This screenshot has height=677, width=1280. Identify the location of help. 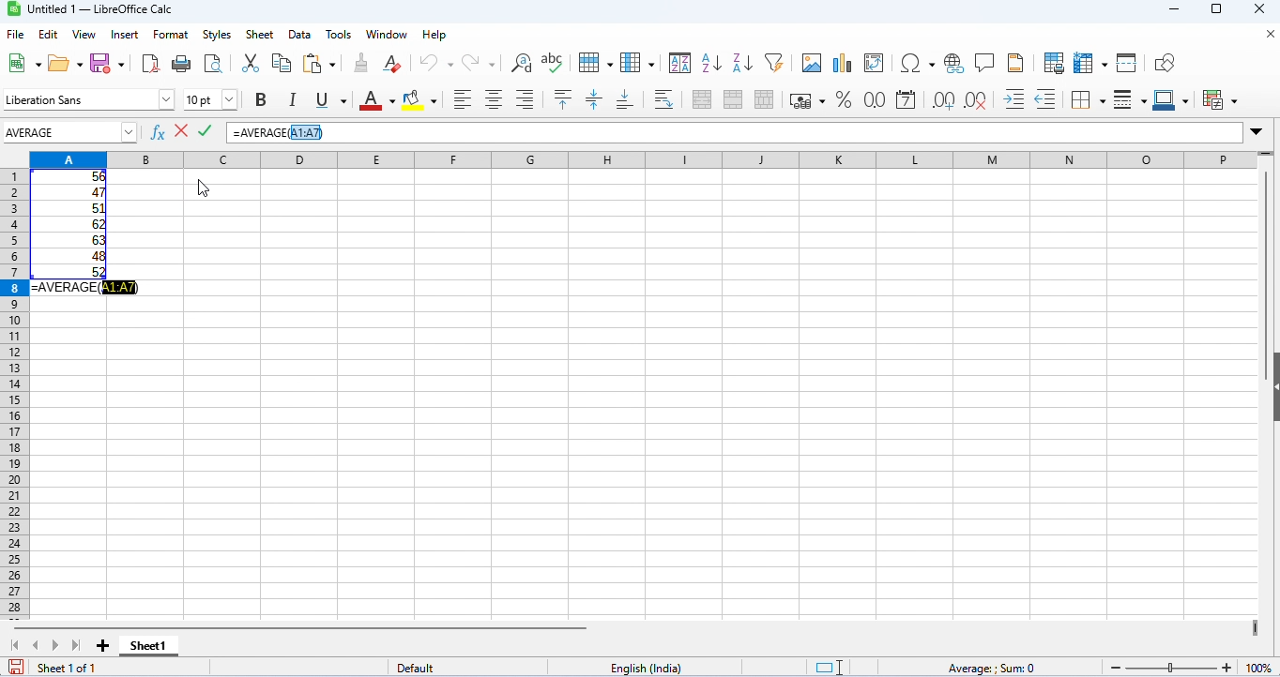
(436, 35).